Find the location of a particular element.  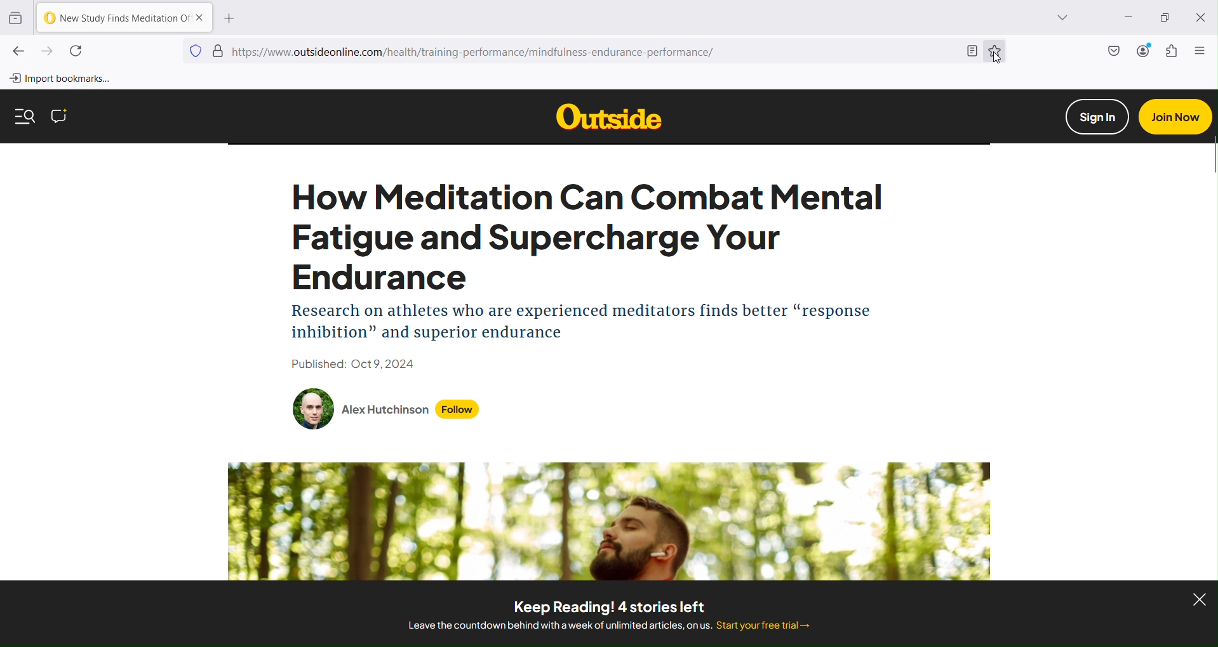

Current Tab is located at coordinates (124, 18).